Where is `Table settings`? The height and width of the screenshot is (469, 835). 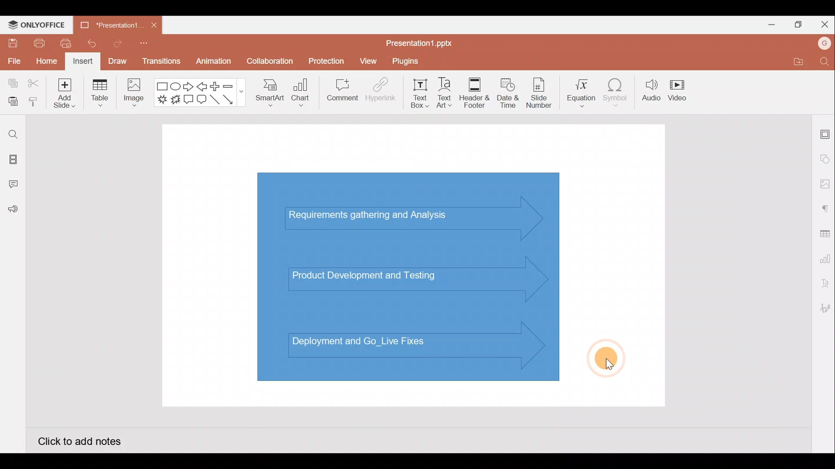 Table settings is located at coordinates (823, 233).